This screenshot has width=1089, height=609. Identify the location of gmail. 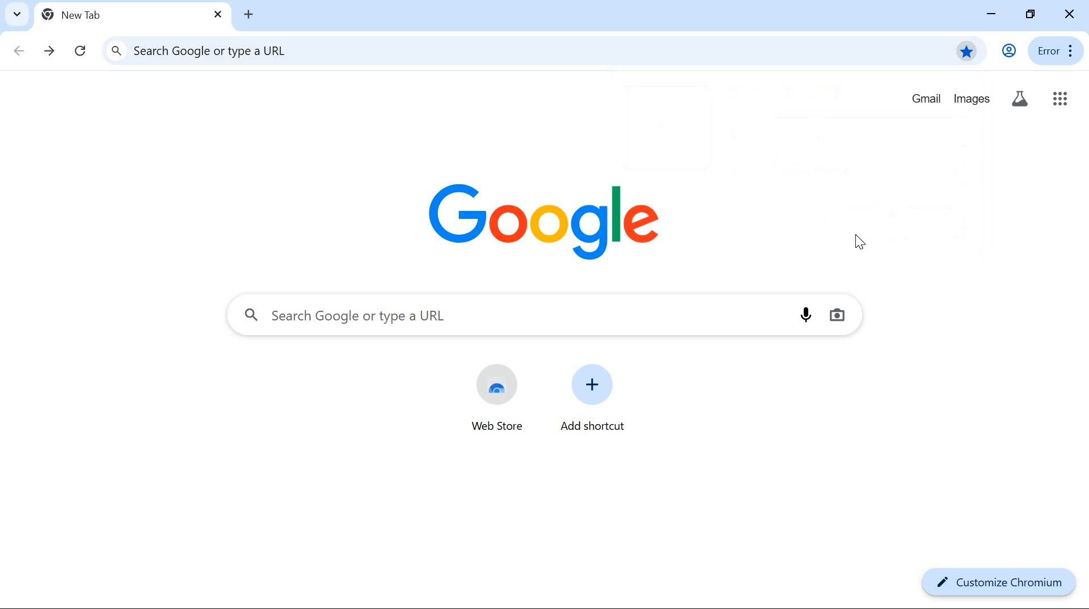
(925, 100).